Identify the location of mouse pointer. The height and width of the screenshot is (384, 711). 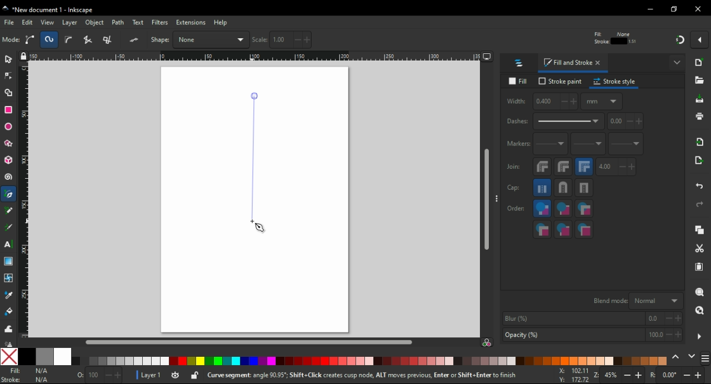
(262, 229).